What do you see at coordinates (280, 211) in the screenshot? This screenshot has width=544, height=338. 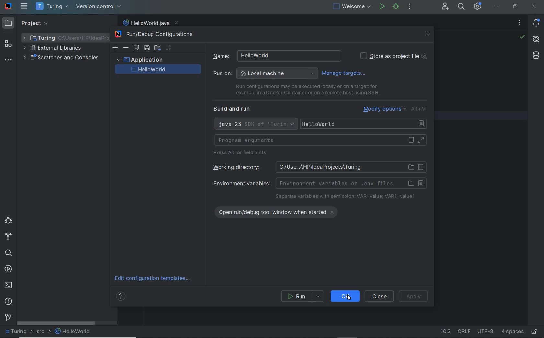 I see `open run/debug tool window when started` at bounding box center [280, 211].